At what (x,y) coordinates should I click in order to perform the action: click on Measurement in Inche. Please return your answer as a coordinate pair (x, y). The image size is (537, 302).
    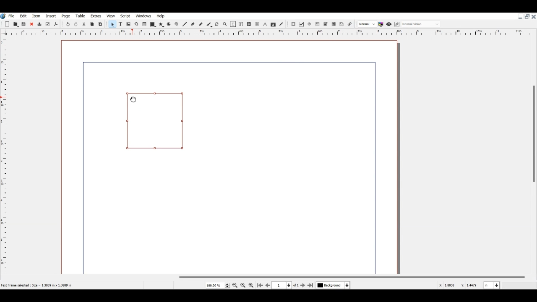
    Looking at the image, I should click on (492, 285).